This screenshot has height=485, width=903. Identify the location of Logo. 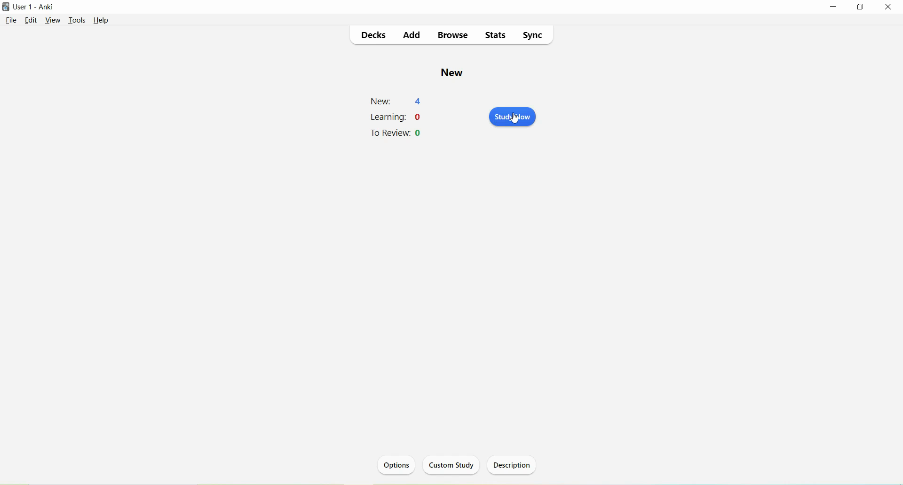
(6, 7).